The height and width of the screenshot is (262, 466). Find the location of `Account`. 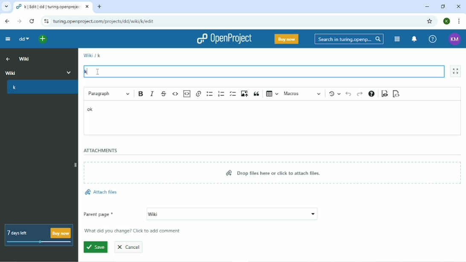

Account is located at coordinates (447, 21).